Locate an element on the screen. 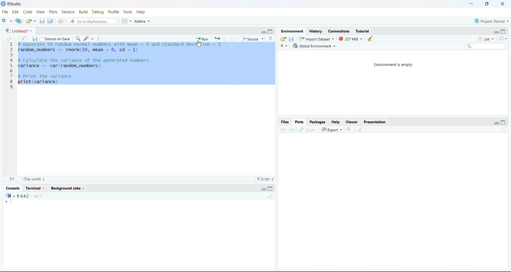  Environment is located at coordinates (292, 31).